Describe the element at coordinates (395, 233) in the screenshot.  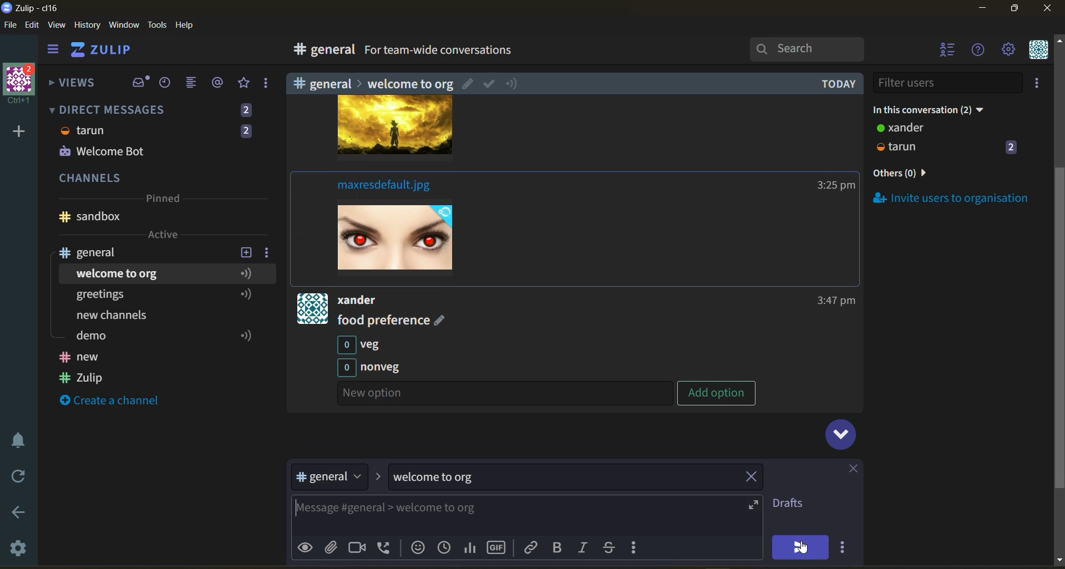
I see `image` at that location.